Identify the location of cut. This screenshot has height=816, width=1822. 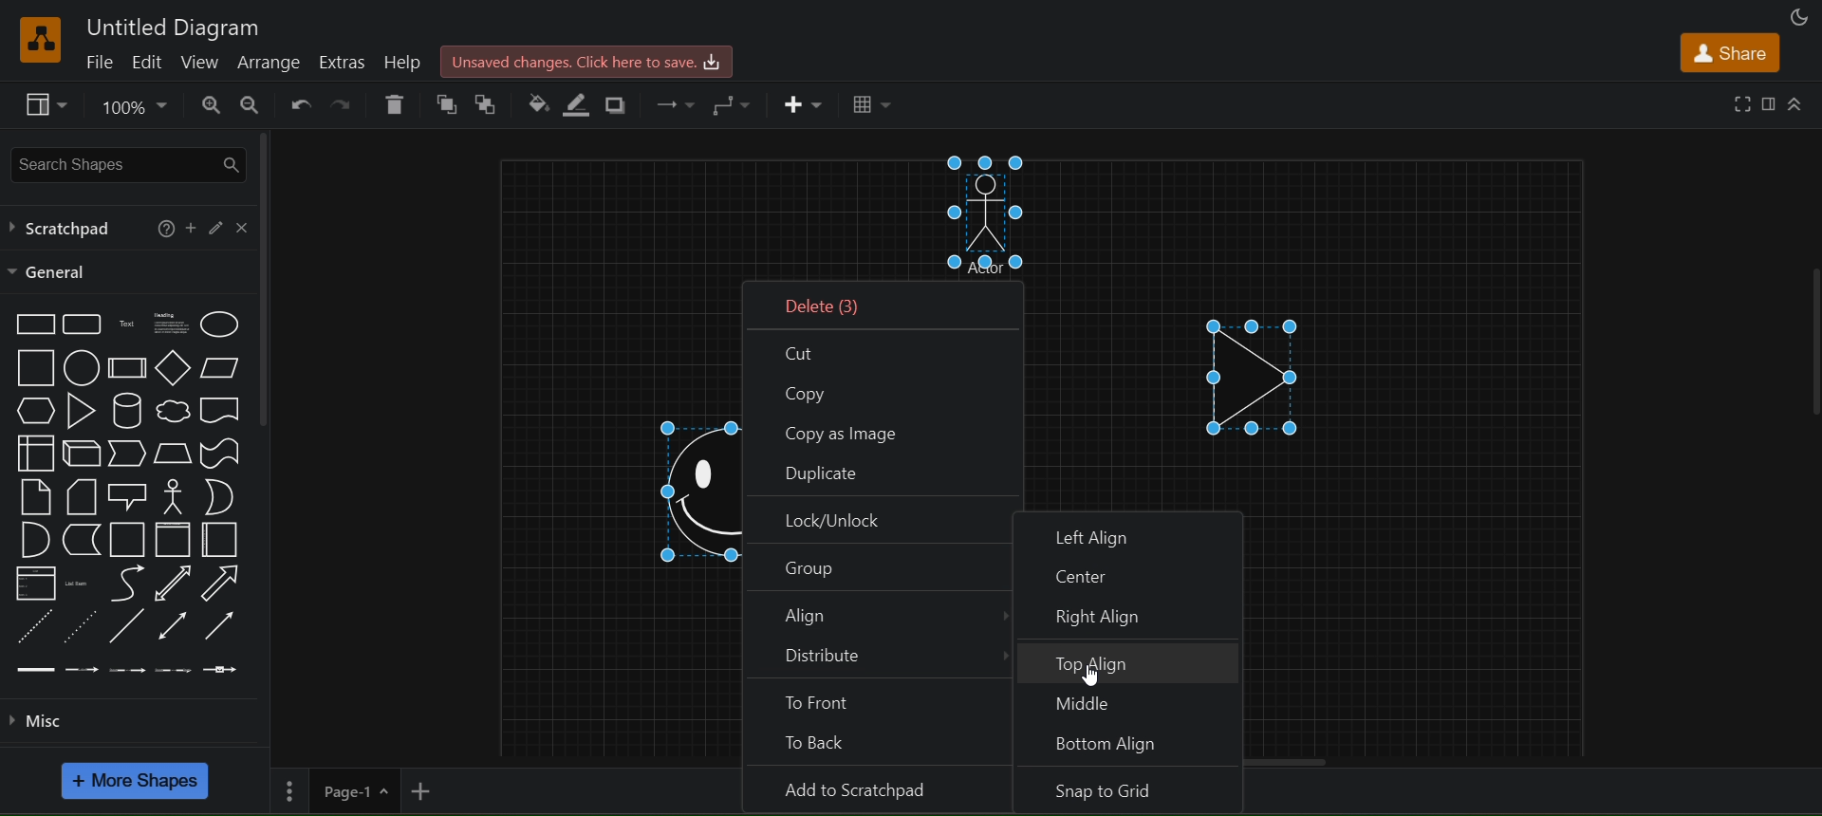
(884, 350).